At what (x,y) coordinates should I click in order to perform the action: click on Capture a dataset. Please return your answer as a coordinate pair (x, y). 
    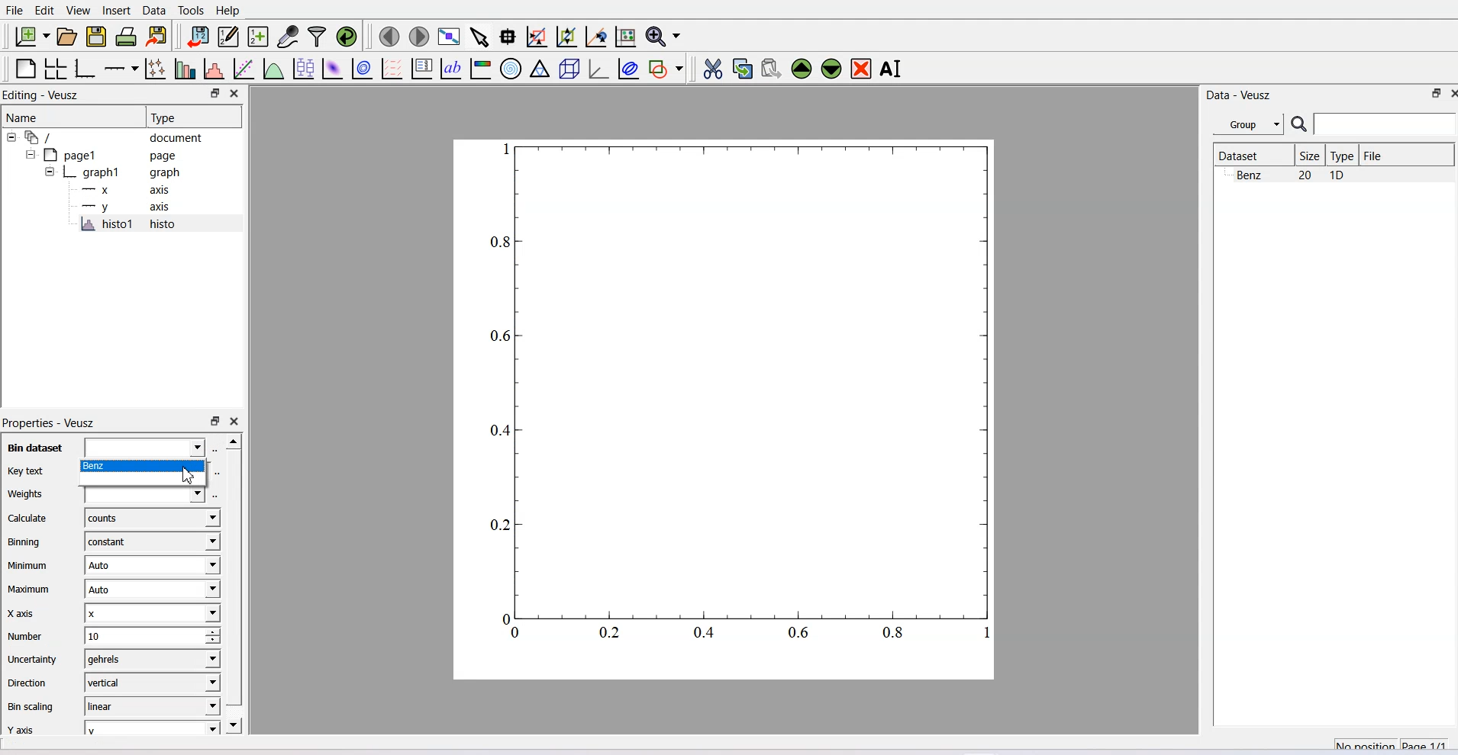
    Looking at the image, I should click on (288, 36).